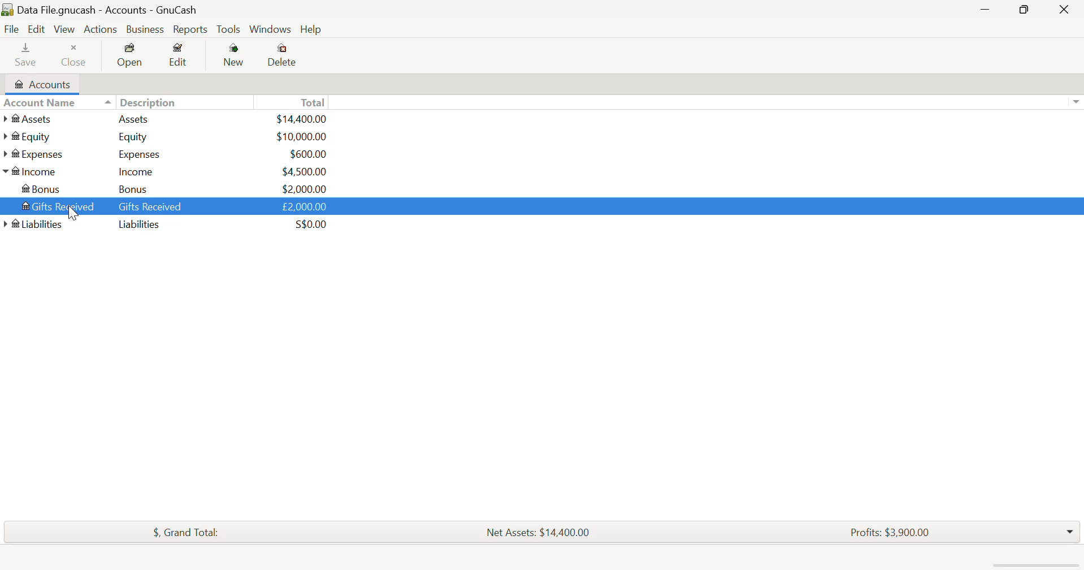 This screenshot has width=1084, height=570. Describe the element at coordinates (284, 57) in the screenshot. I see `Delete` at that location.